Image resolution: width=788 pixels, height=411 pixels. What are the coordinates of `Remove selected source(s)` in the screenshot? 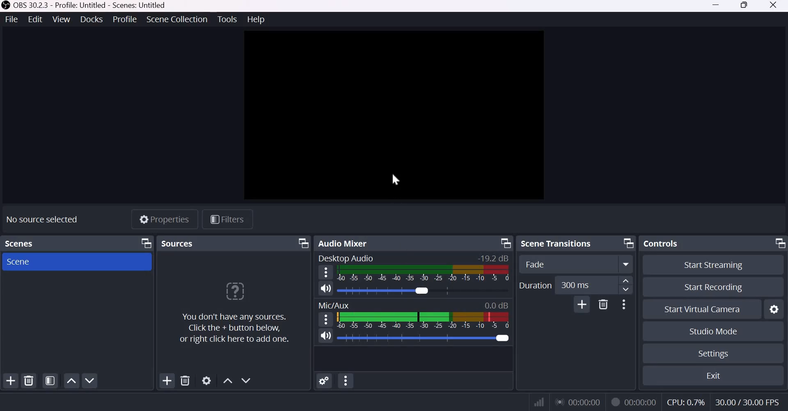 It's located at (186, 381).